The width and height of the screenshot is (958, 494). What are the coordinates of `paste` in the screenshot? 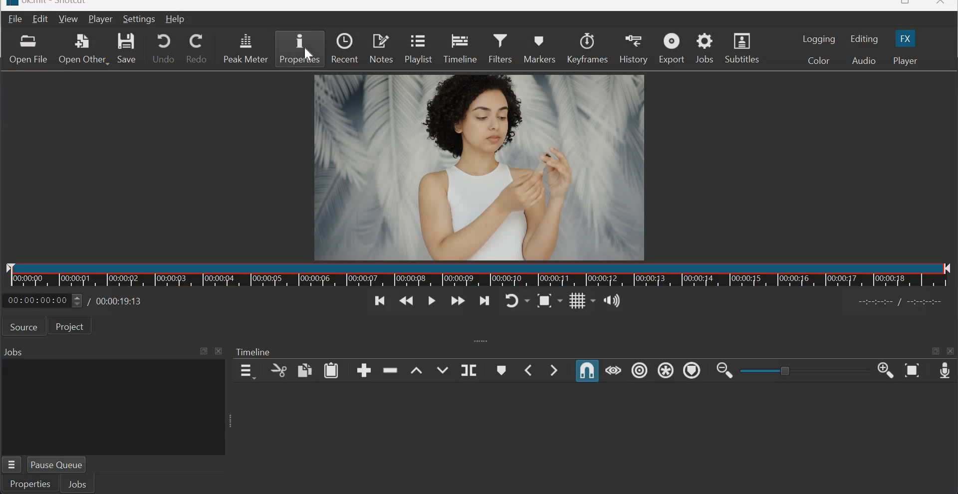 It's located at (332, 370).